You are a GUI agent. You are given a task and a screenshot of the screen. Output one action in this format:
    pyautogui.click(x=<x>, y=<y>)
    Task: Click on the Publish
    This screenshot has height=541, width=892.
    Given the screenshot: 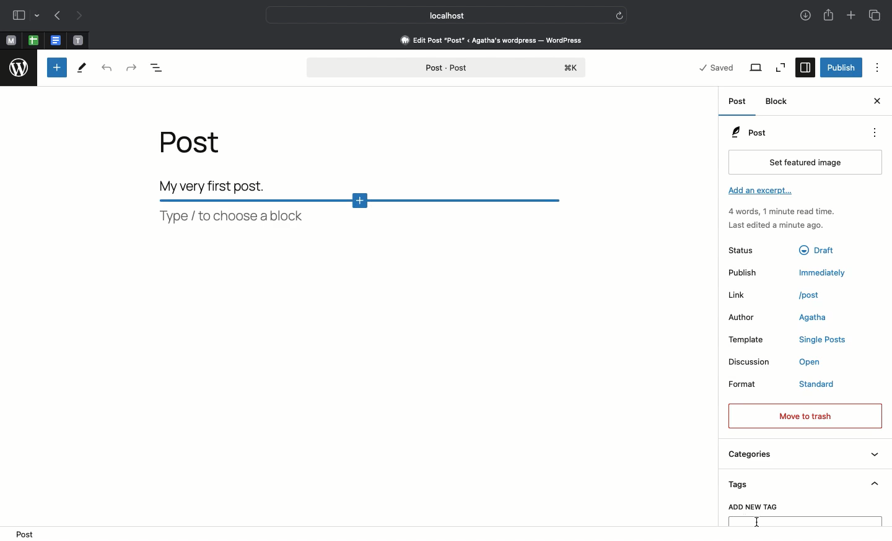 What is the action you would take?
    pyautogui.click(x=745, y=274)
    